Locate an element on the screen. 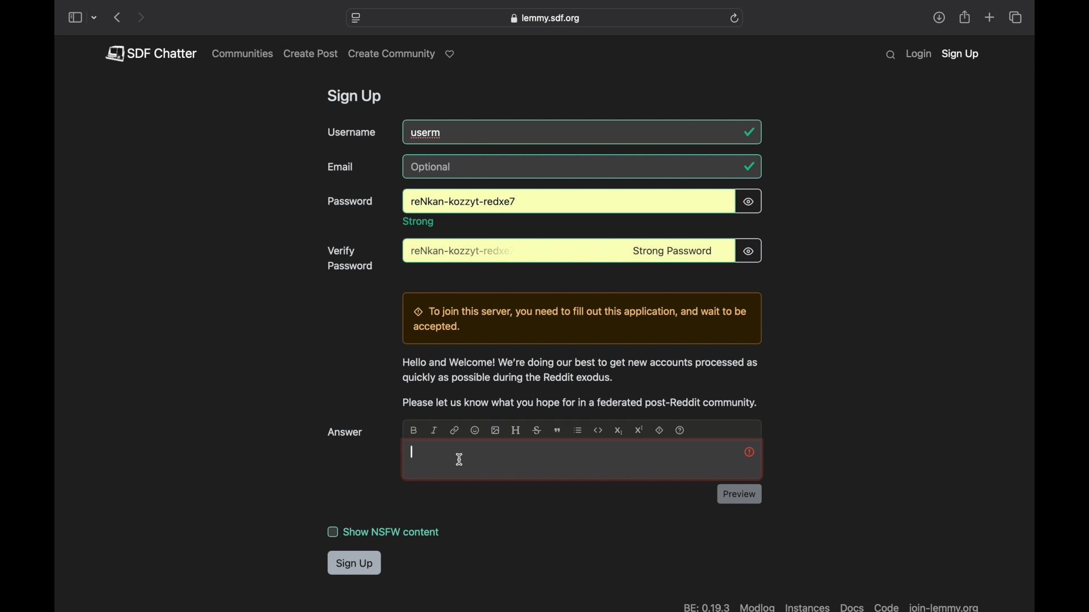 This screenshot has height=612, width=1089. search is located at coordinates (890, 55).